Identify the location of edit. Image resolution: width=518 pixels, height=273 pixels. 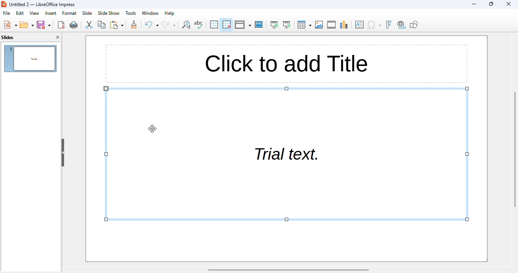
(20, 13).